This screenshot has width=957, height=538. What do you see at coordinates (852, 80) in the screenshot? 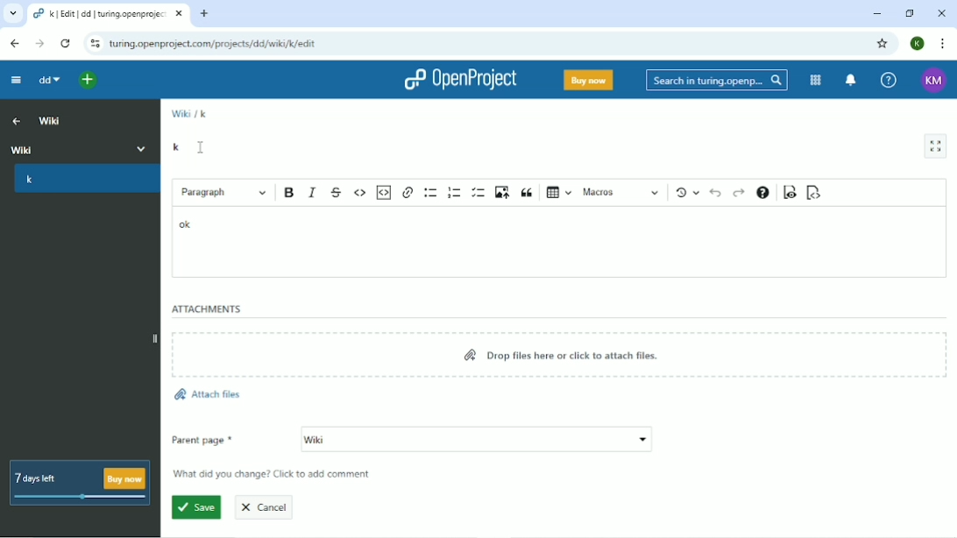
I see `To notification center` at bounding box center [852, 80].